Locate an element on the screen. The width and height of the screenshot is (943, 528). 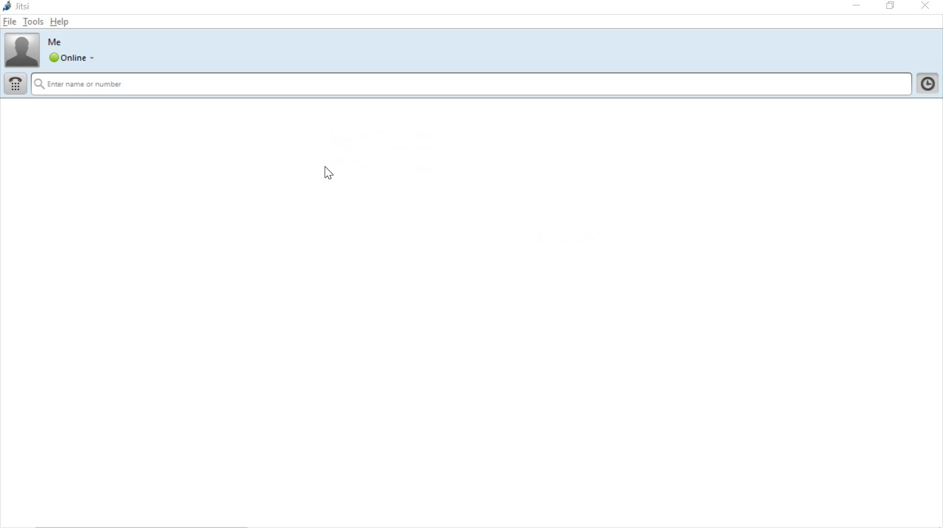
file is located at coordinates (9, 22).